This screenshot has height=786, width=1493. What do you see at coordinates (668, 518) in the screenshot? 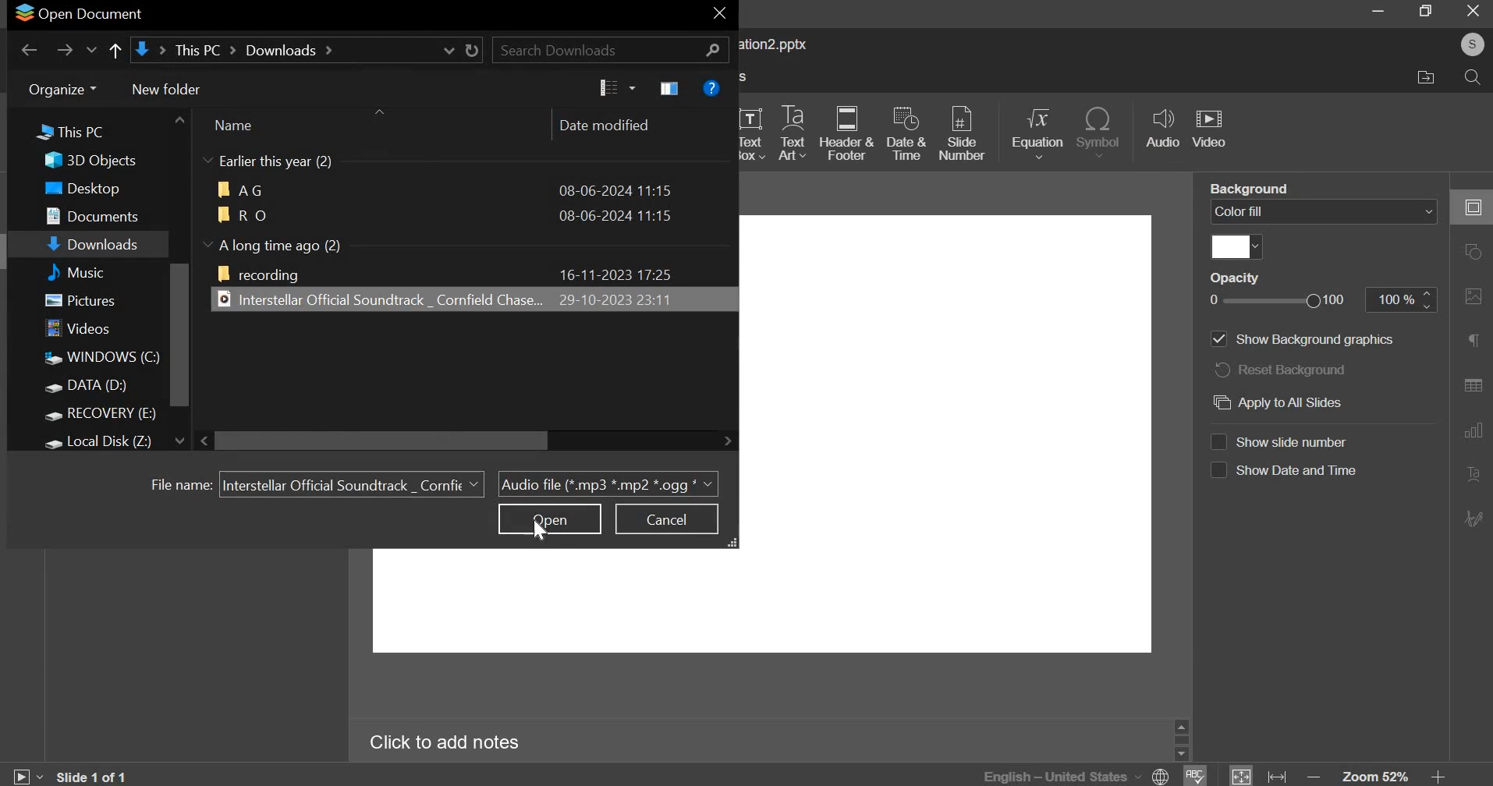
I see `cancel` at bounding box center [668, 518].